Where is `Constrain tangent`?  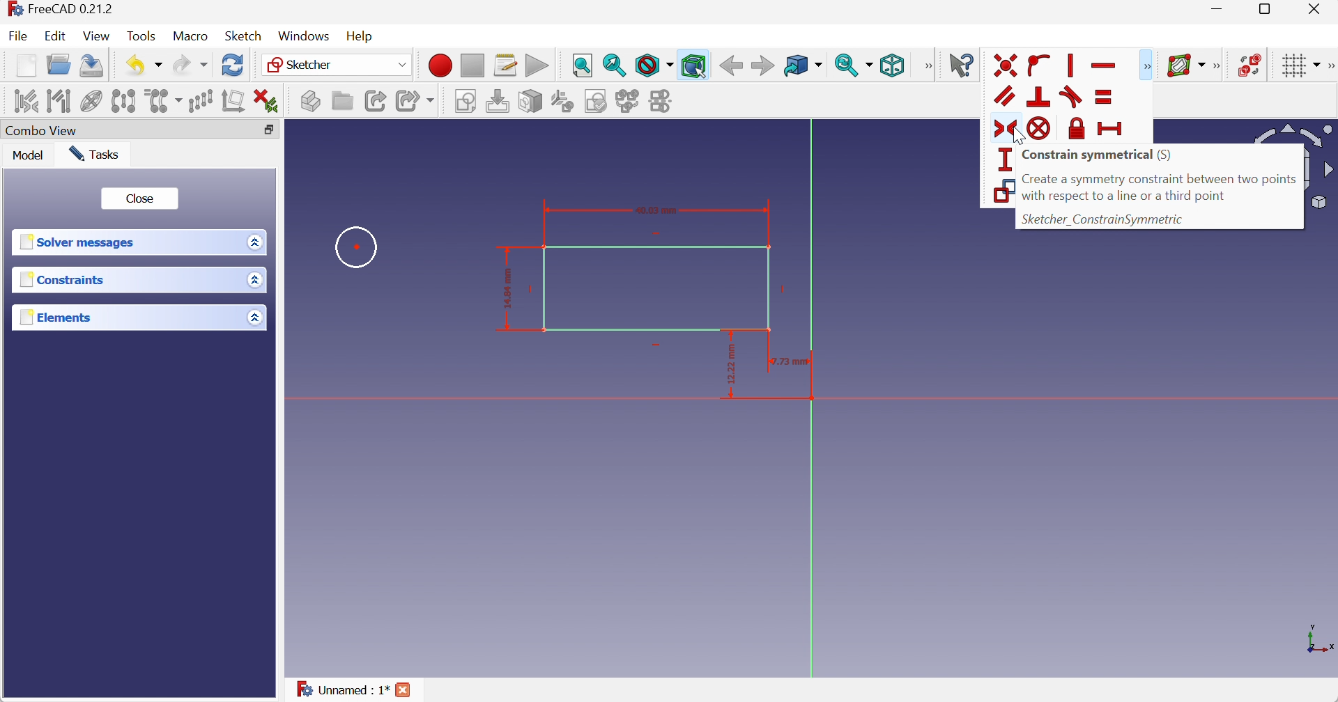
Constrain tangent is located at coordinates (1071, 97).